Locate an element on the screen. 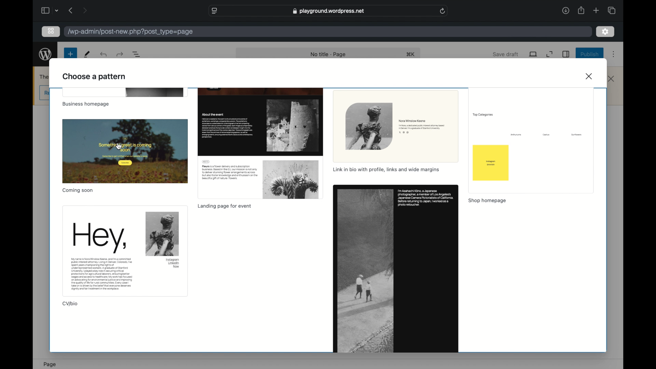 The width and height of the screenshot is (656, 369). link in bio with profile, links and wide margins is located at coordinates (387, 169).